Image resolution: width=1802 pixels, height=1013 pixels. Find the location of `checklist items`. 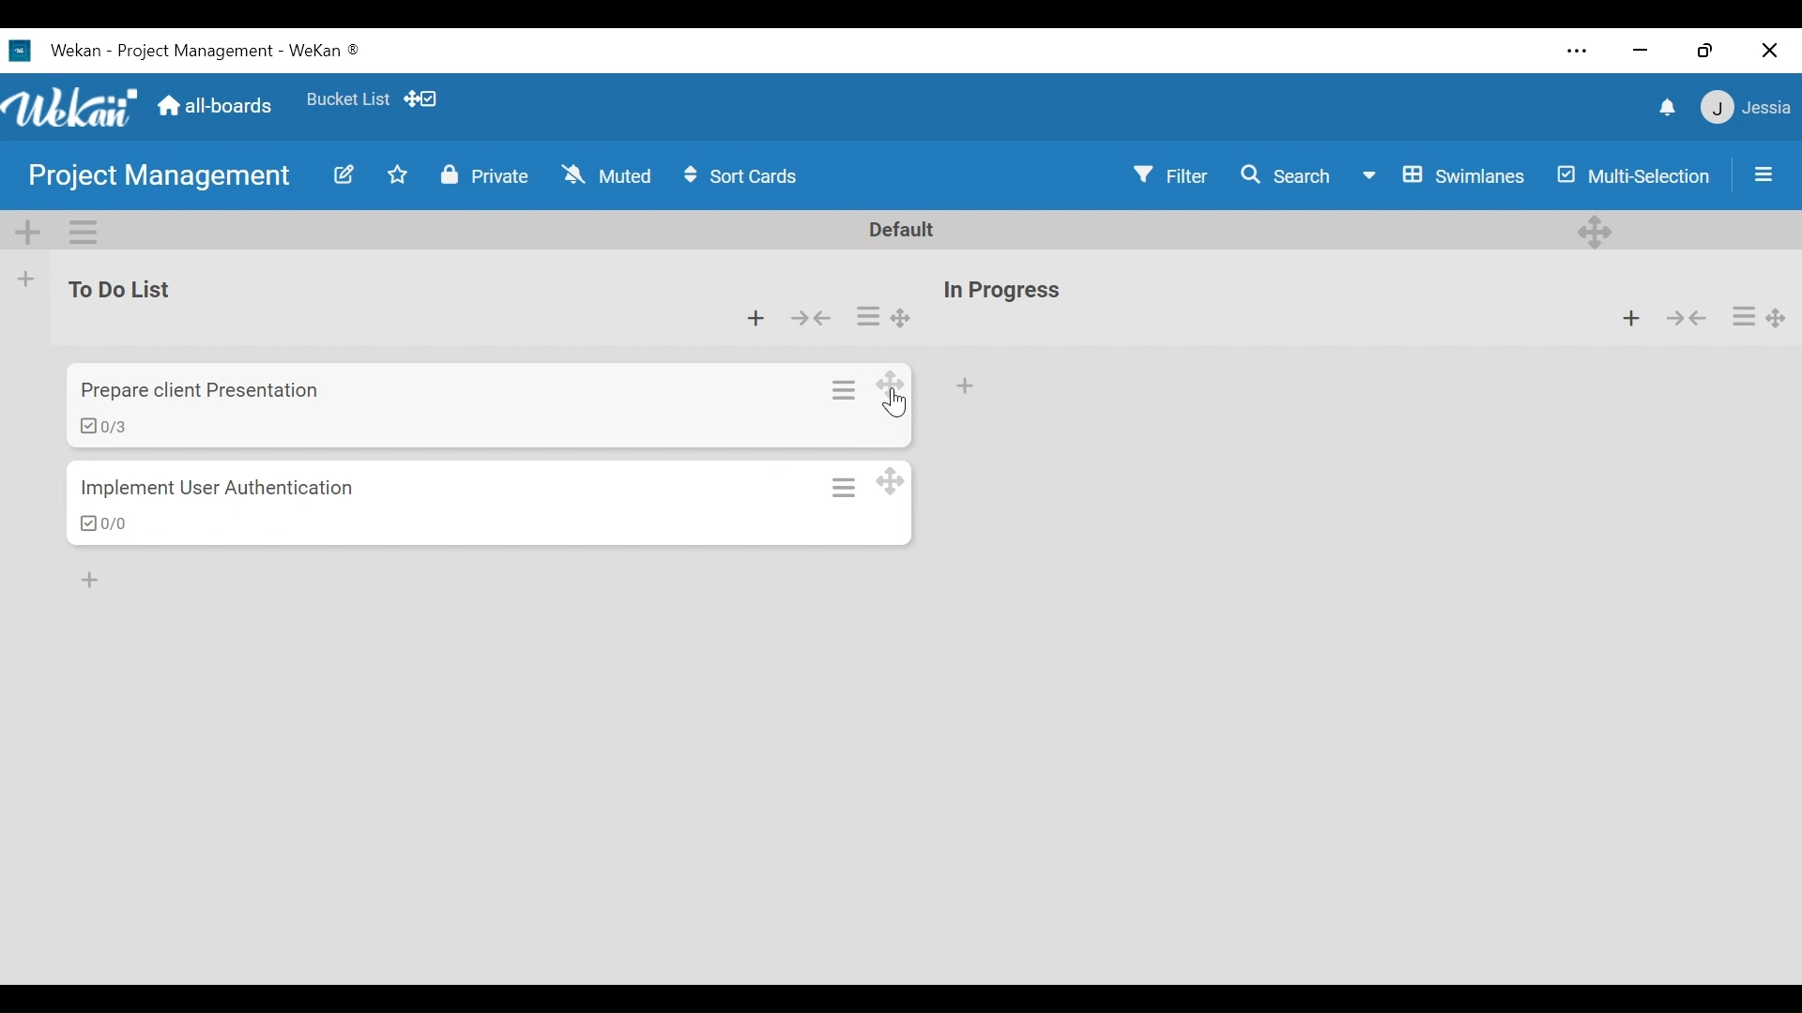

checklist items is located at coordinates (103, 427).